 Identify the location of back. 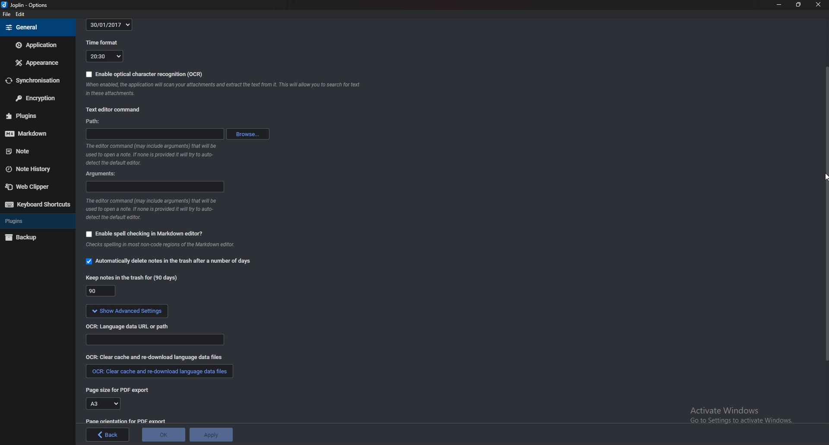
(108, 435).